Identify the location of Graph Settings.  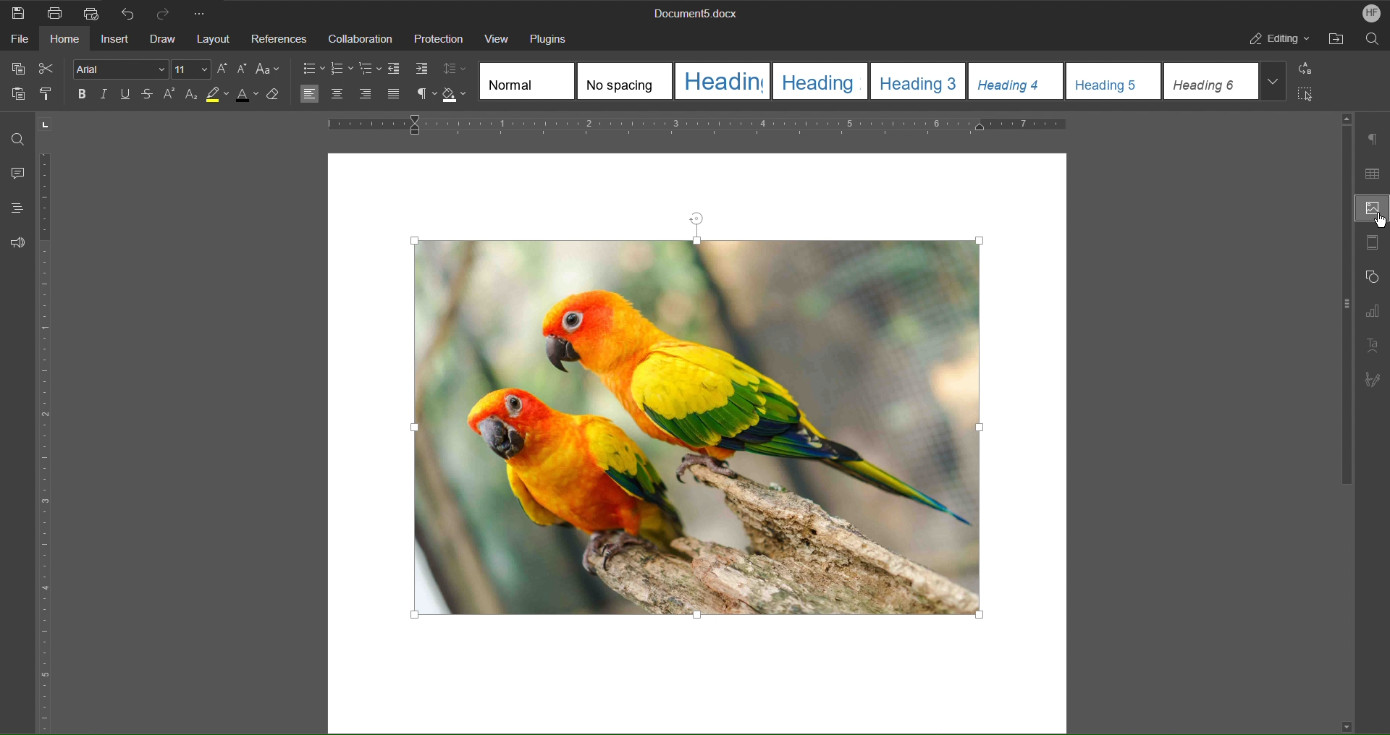
(1372, 314).